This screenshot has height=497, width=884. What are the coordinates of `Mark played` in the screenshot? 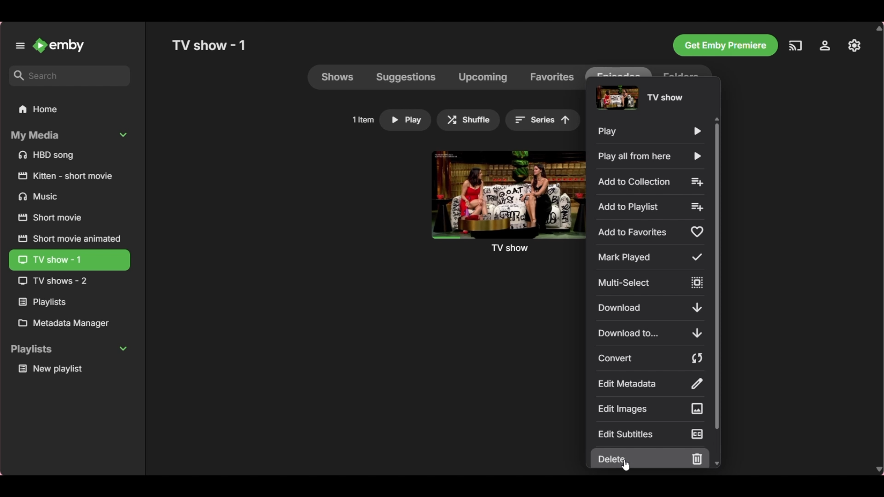 It's located at (651, 257).